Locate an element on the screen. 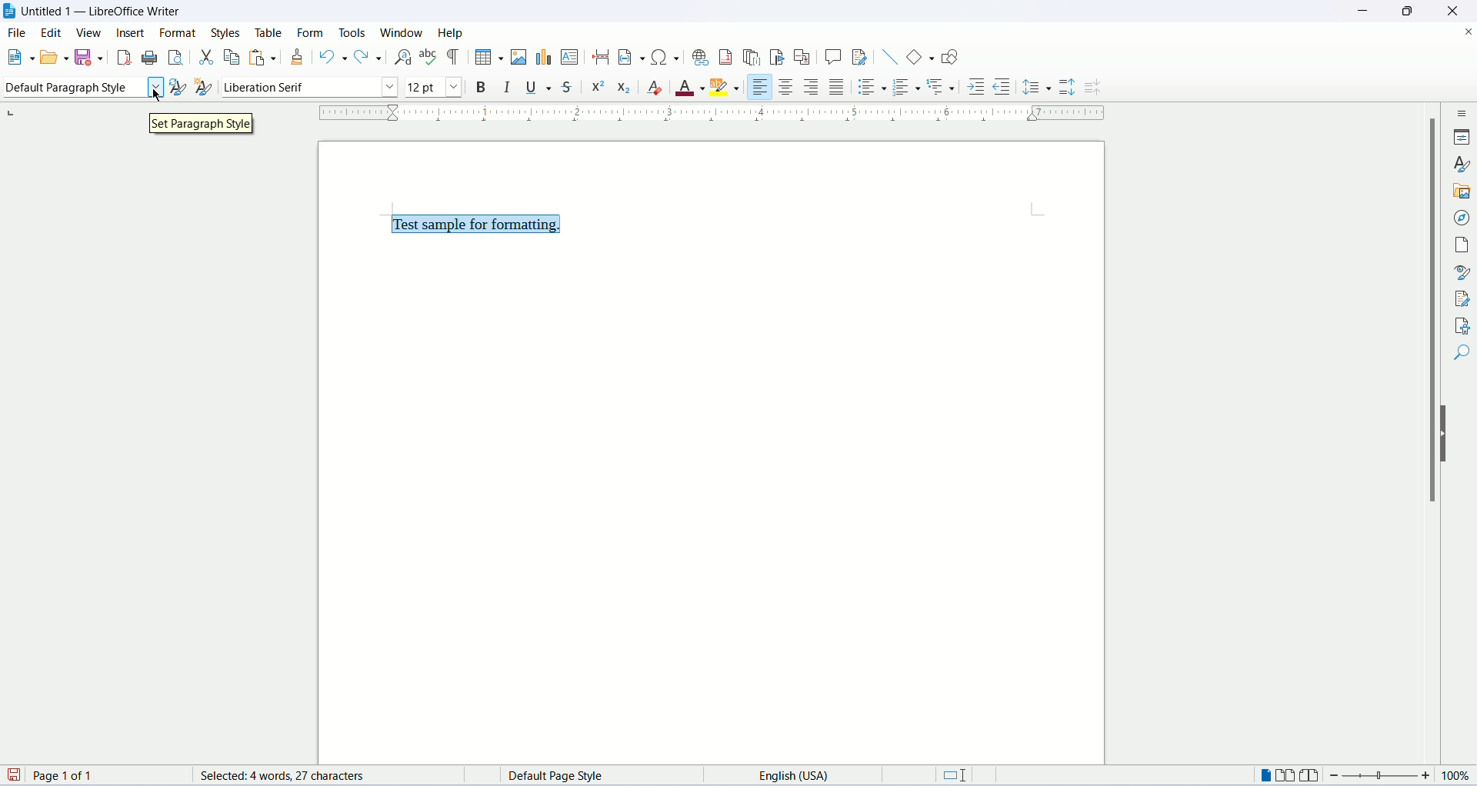 This screenshot has width=1477, height=786. font color is located at coordinates (691, 88).